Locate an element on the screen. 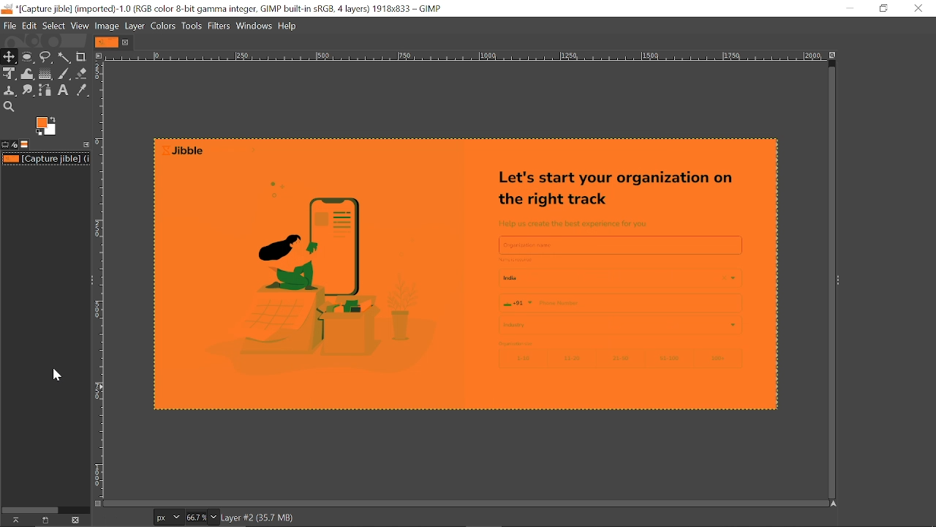 Image resolution: width=936 pixels, height=527 pixels. Unified transform tool is located at coordinates (9, 74).